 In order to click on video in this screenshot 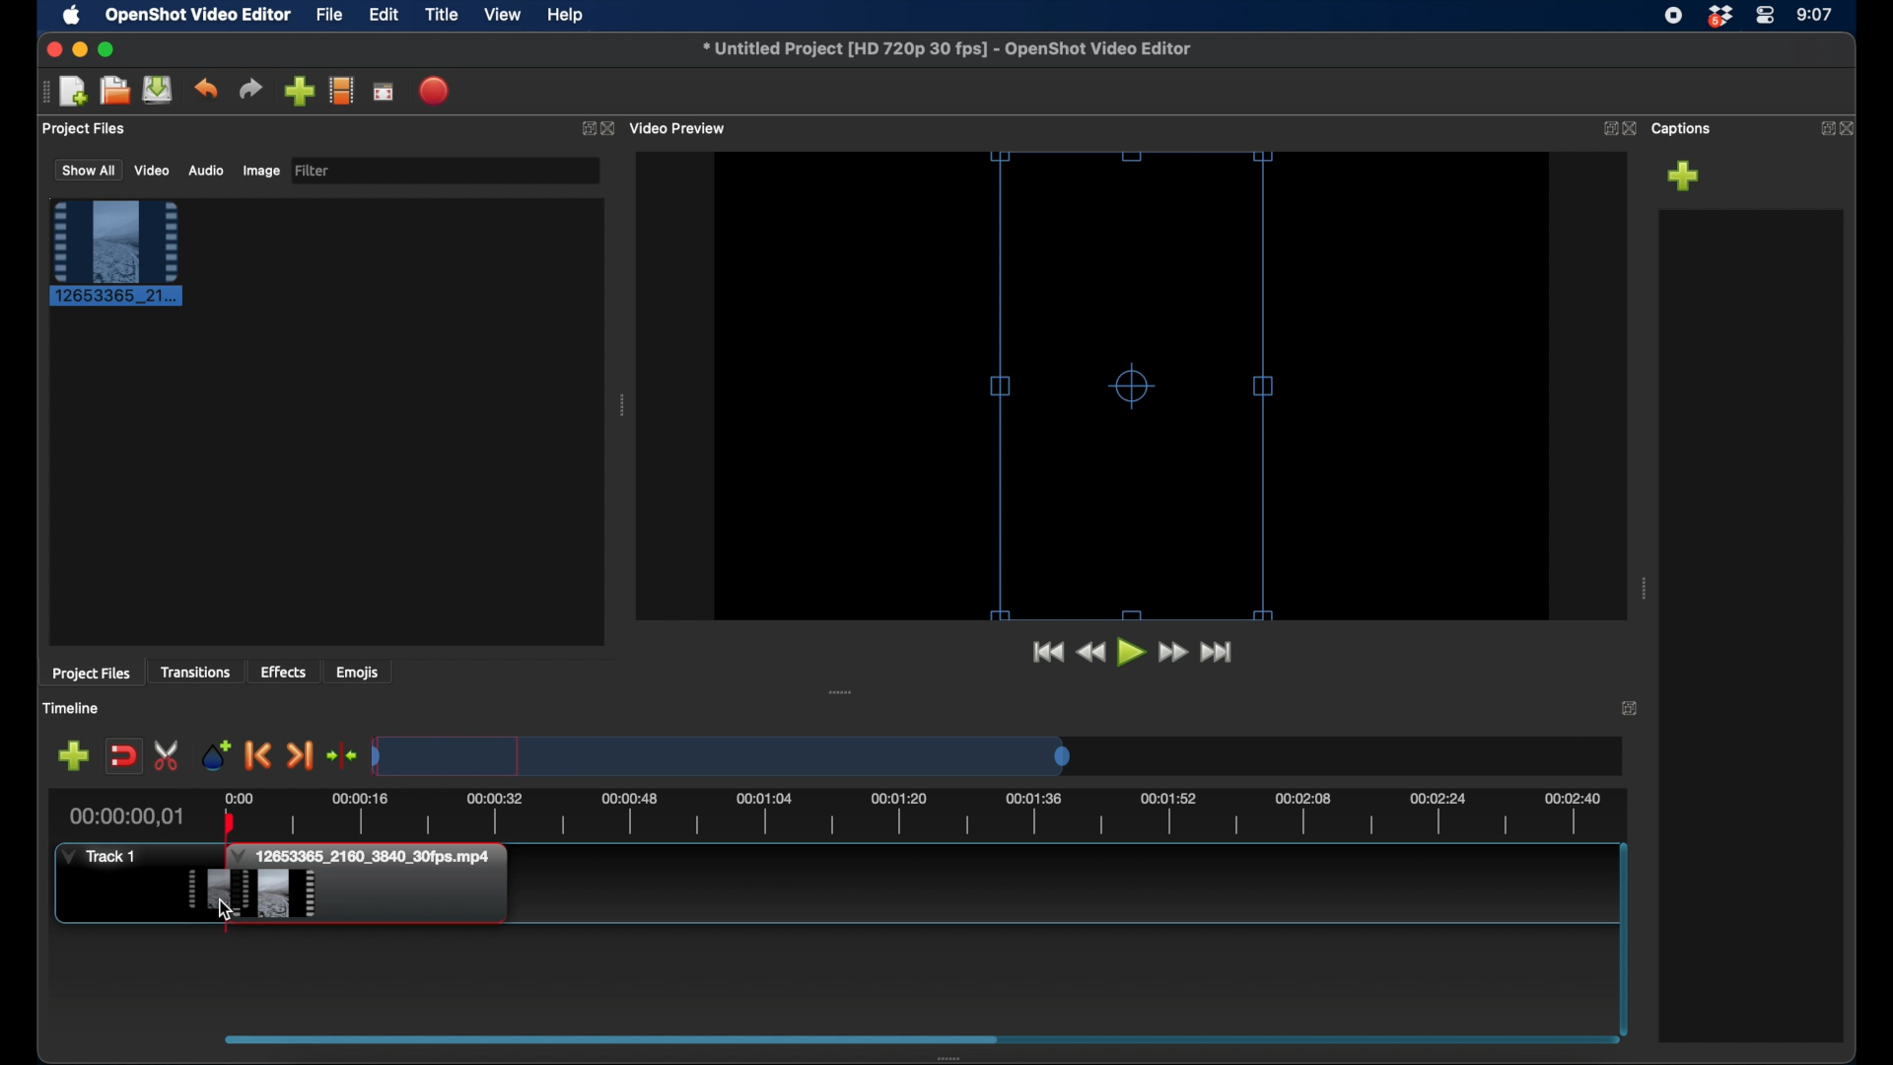, I will do `click(152, 171)`.